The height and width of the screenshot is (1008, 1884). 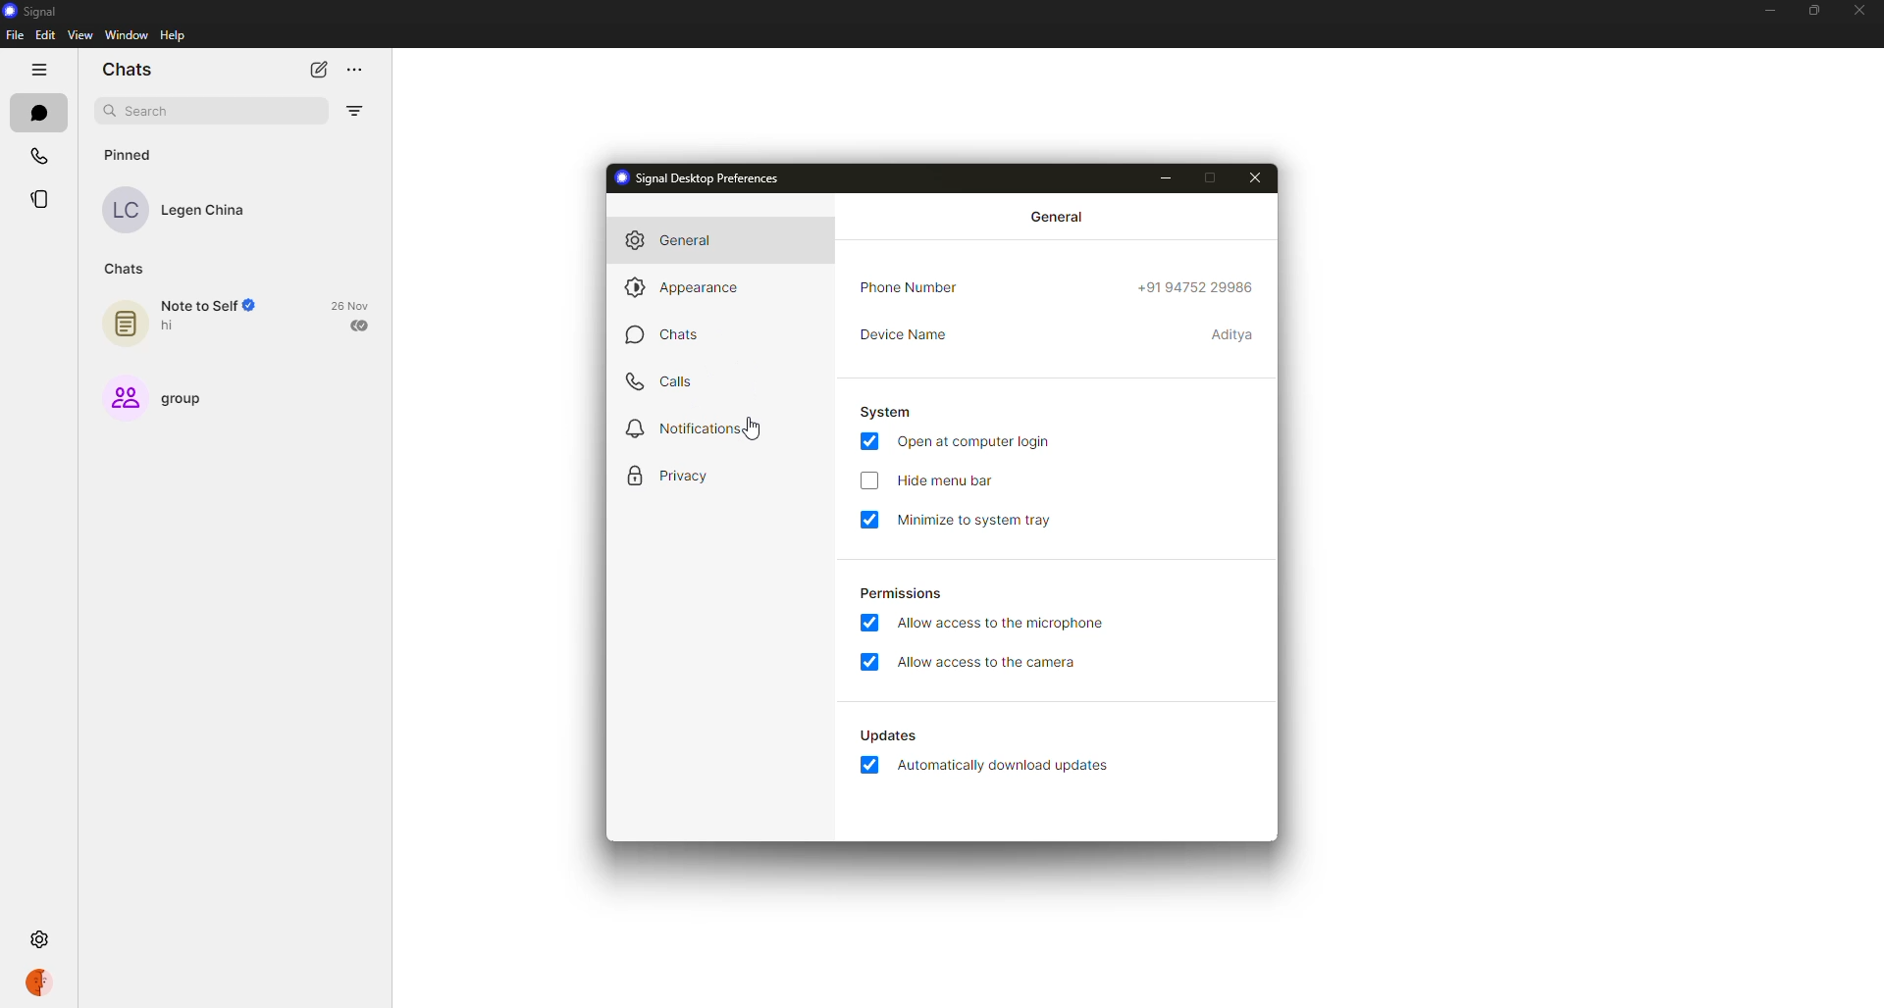 What do you see at coordinates (902, 333) in the screenshot?
I see `device name` at bounding box center [902, 333].